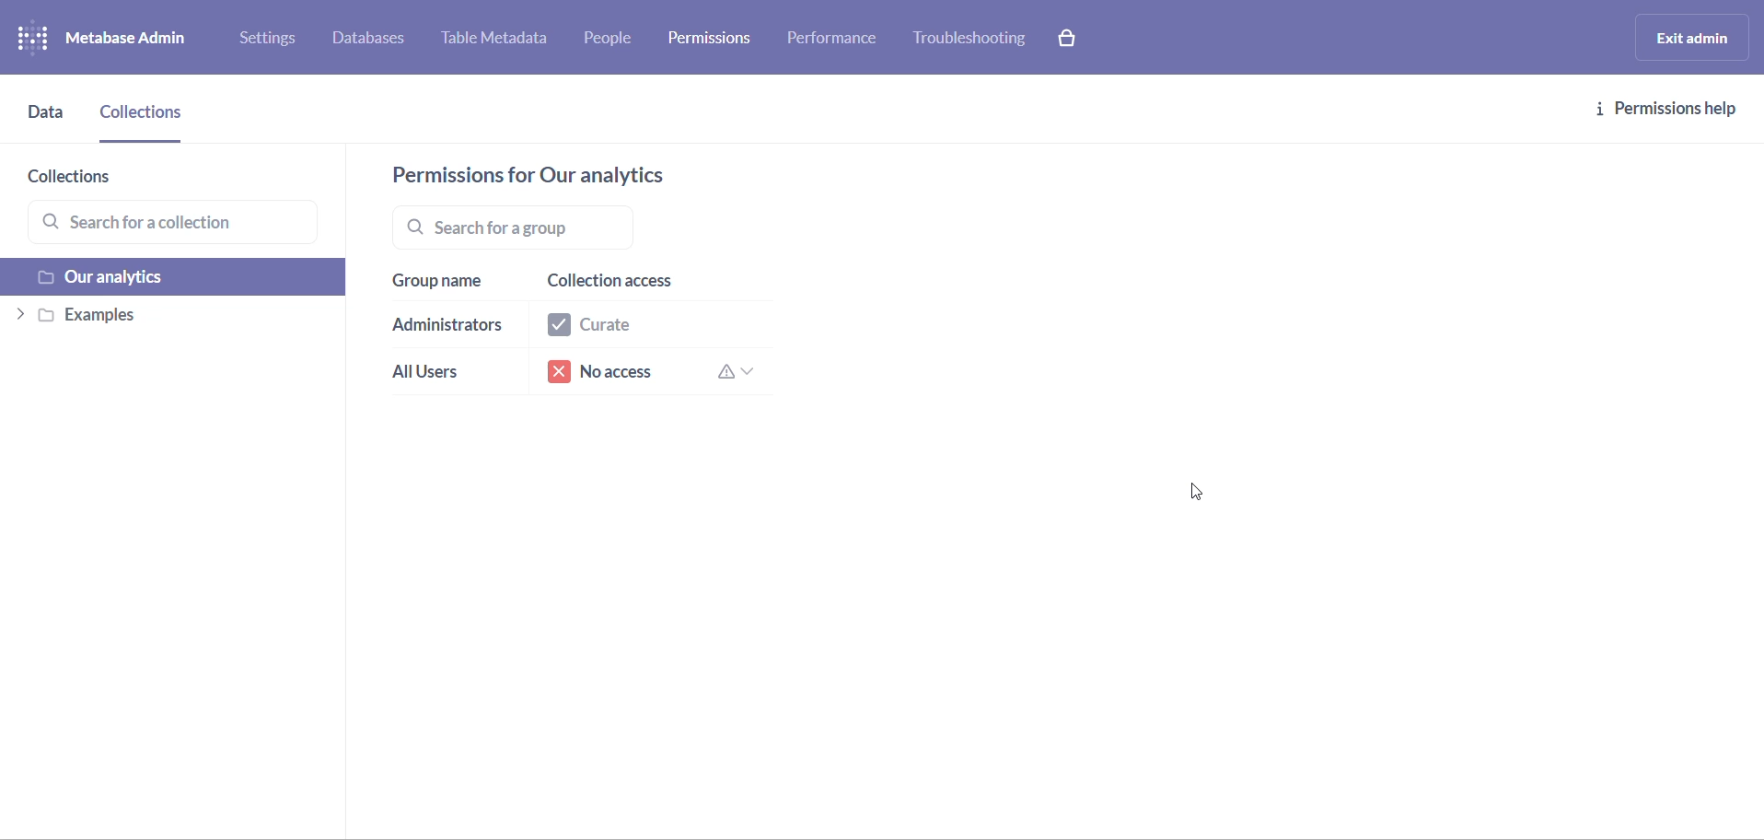 This screenshot has width=1764, height=840. Describe the element at coordinates (503, 41) in the screenshot. I see `table metadata` at that location.